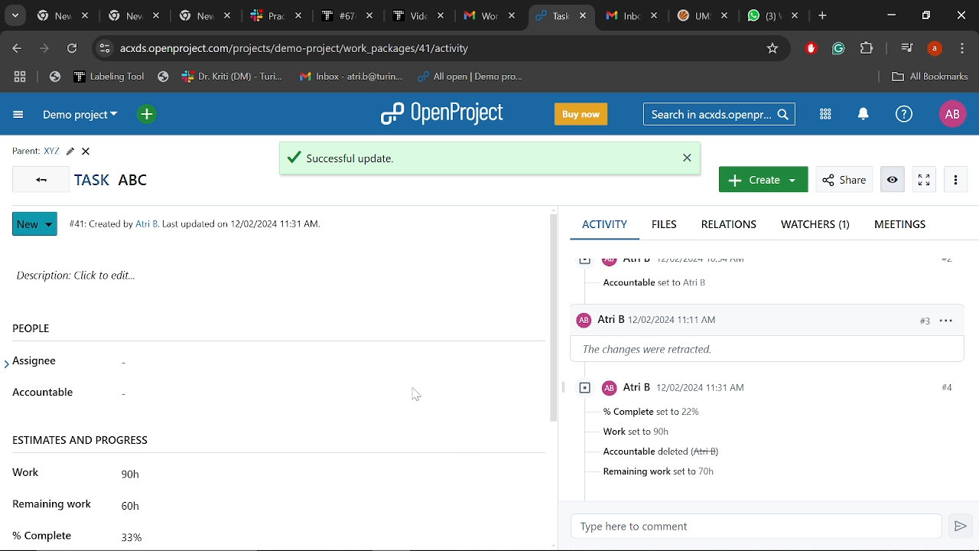  Describe the element at coordinates (927, 17) in the screenshot. I see `Restore down` at that location.